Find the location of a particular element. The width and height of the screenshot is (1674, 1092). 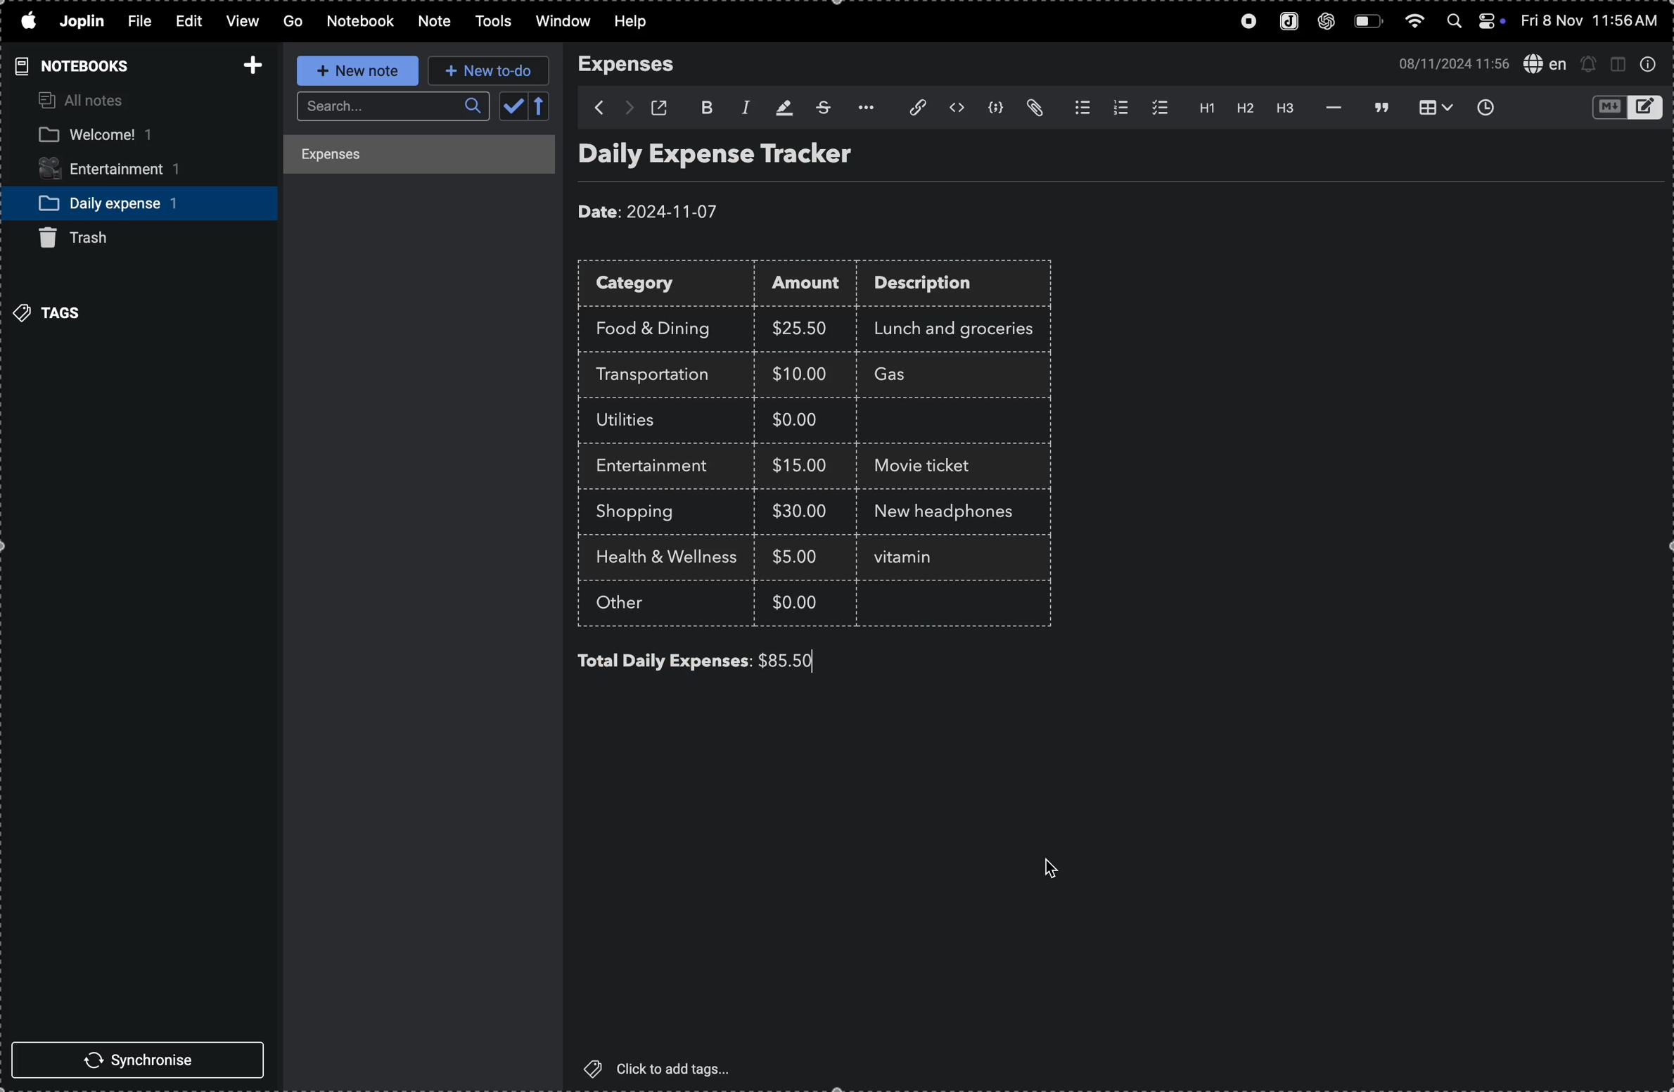

new to do is located at coordinates (489, 71).